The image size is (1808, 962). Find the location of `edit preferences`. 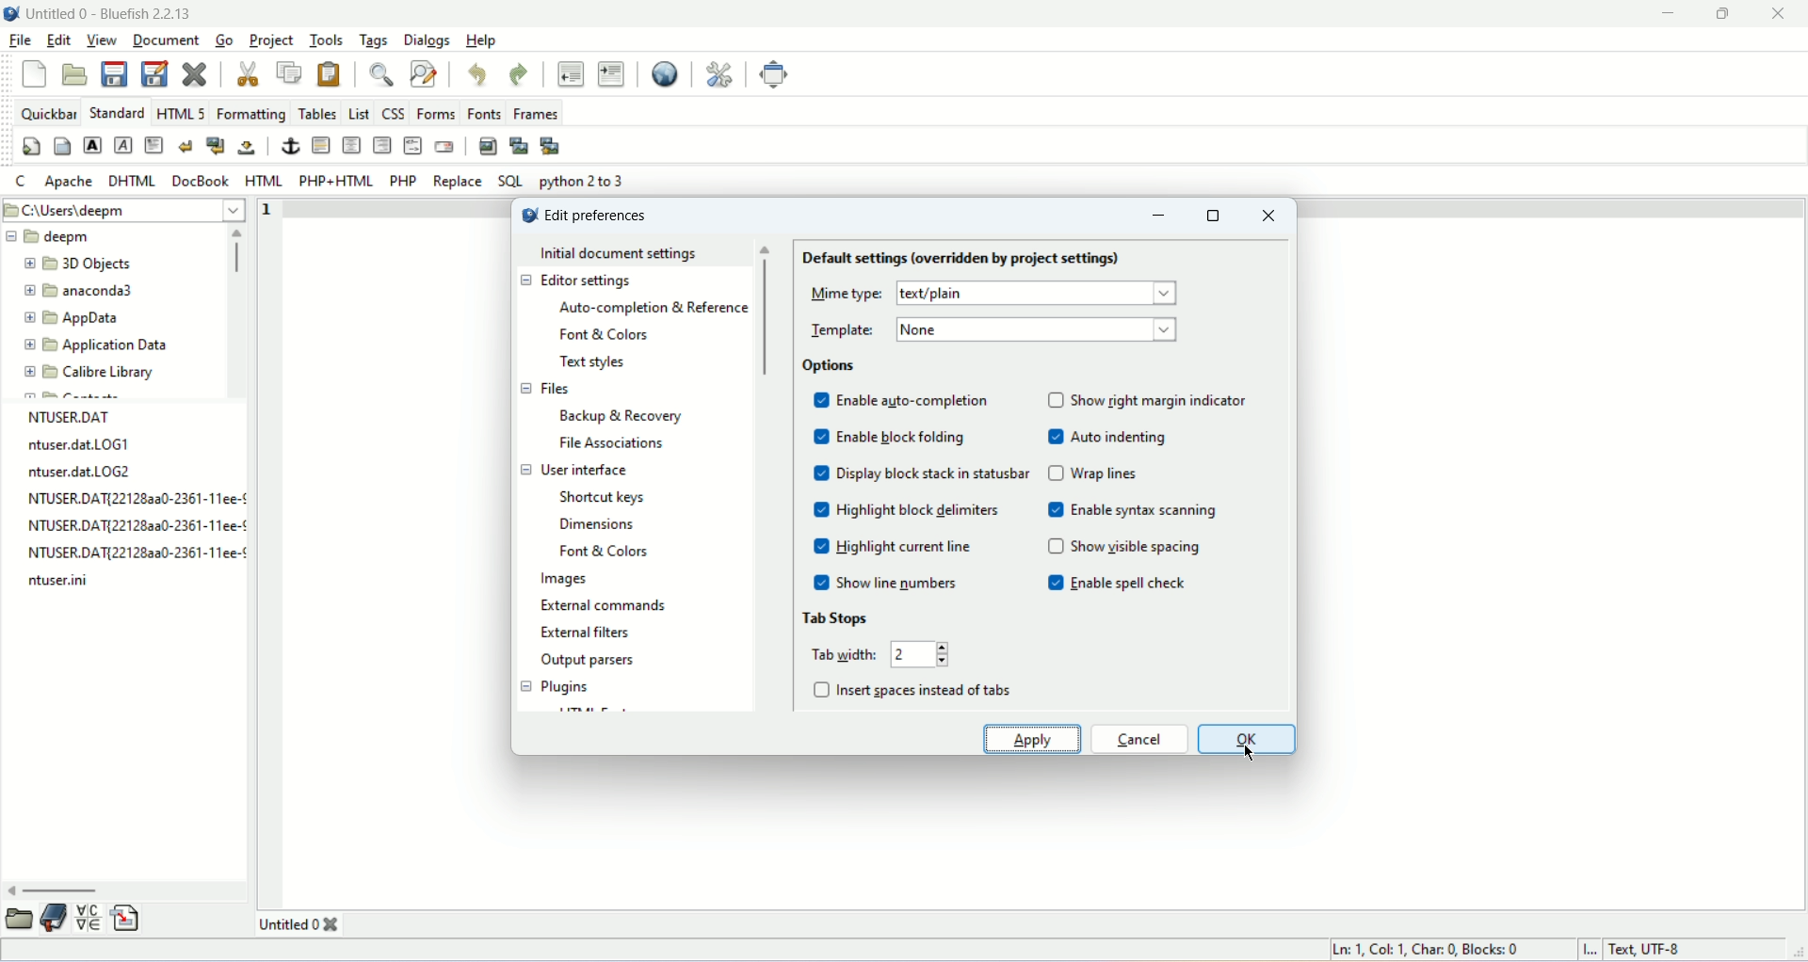

edit preferences is located at coordinates (721, 72).